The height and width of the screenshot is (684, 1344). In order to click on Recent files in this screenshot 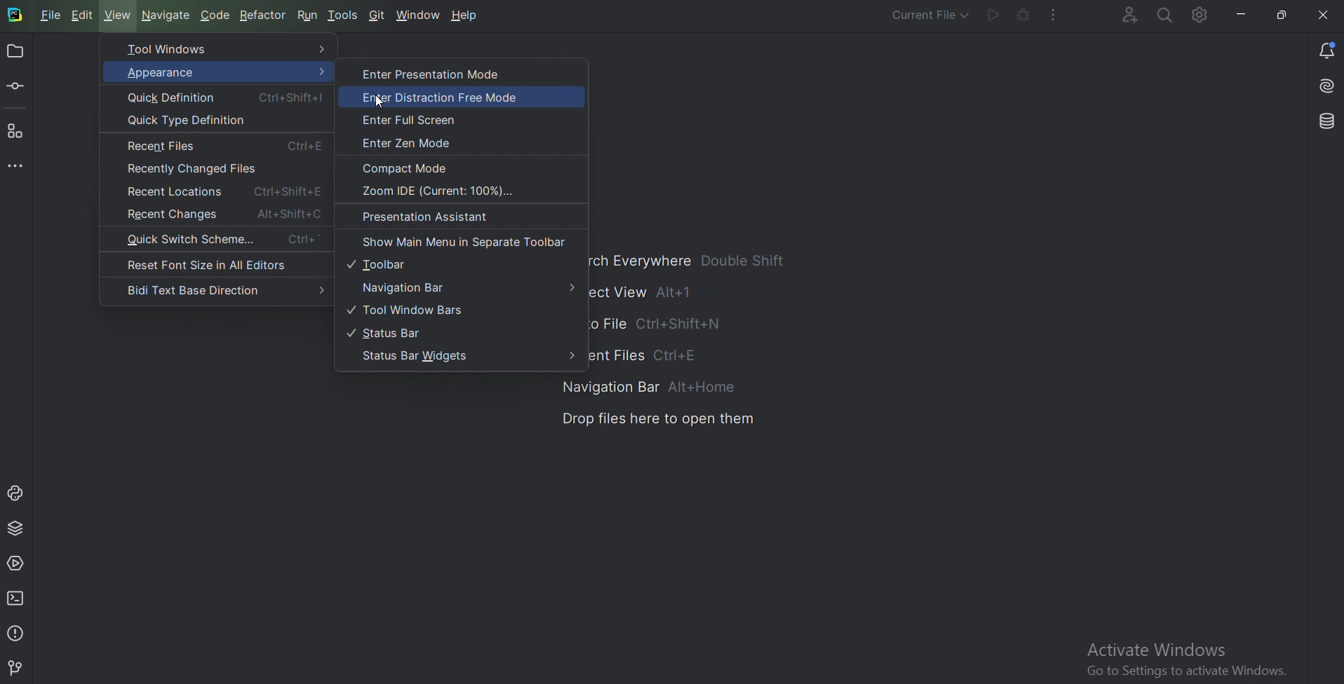, I will do `click(226, 146)`.